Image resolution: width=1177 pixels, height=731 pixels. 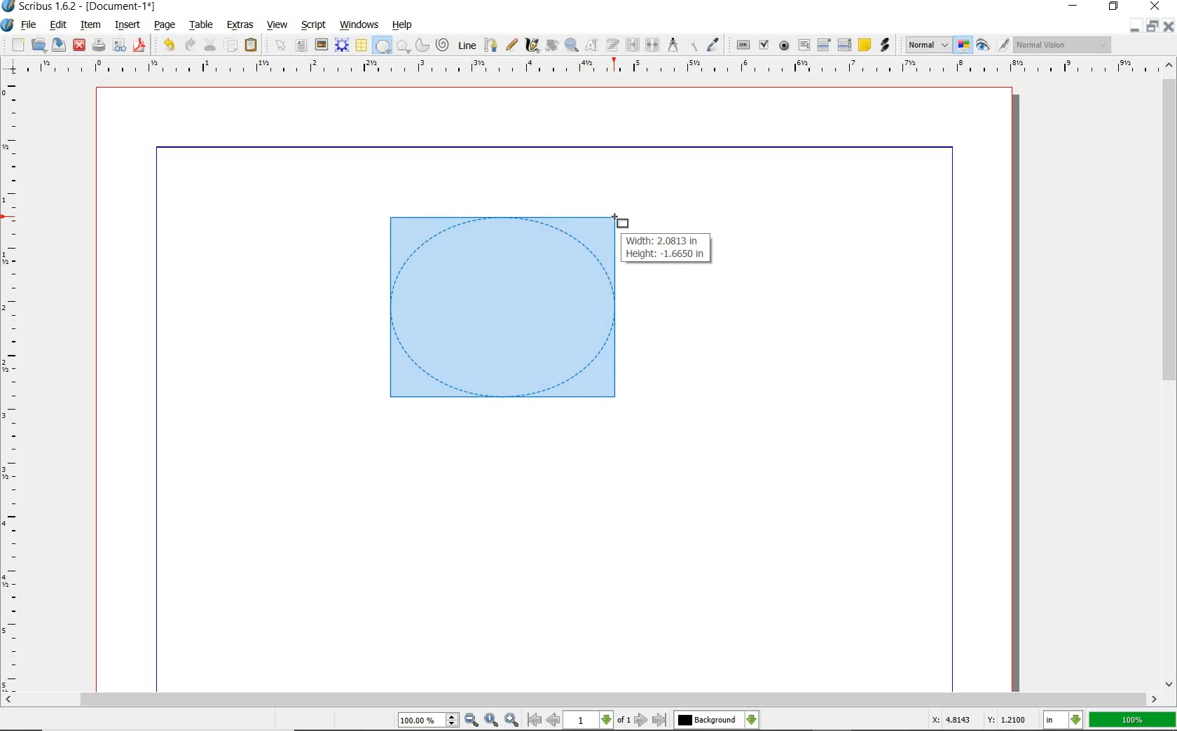 What do you see at coordinates (277, 24) in the screenshot?
I see `VIEW` at bounding box center [277, 24].